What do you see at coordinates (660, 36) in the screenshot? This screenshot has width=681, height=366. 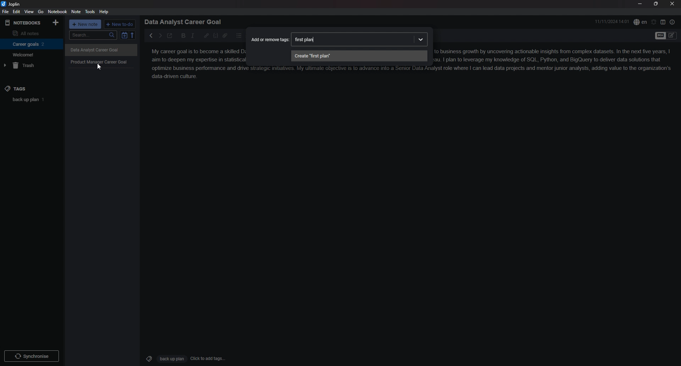 I see `toggle editor` at bounding box center [660, 36].